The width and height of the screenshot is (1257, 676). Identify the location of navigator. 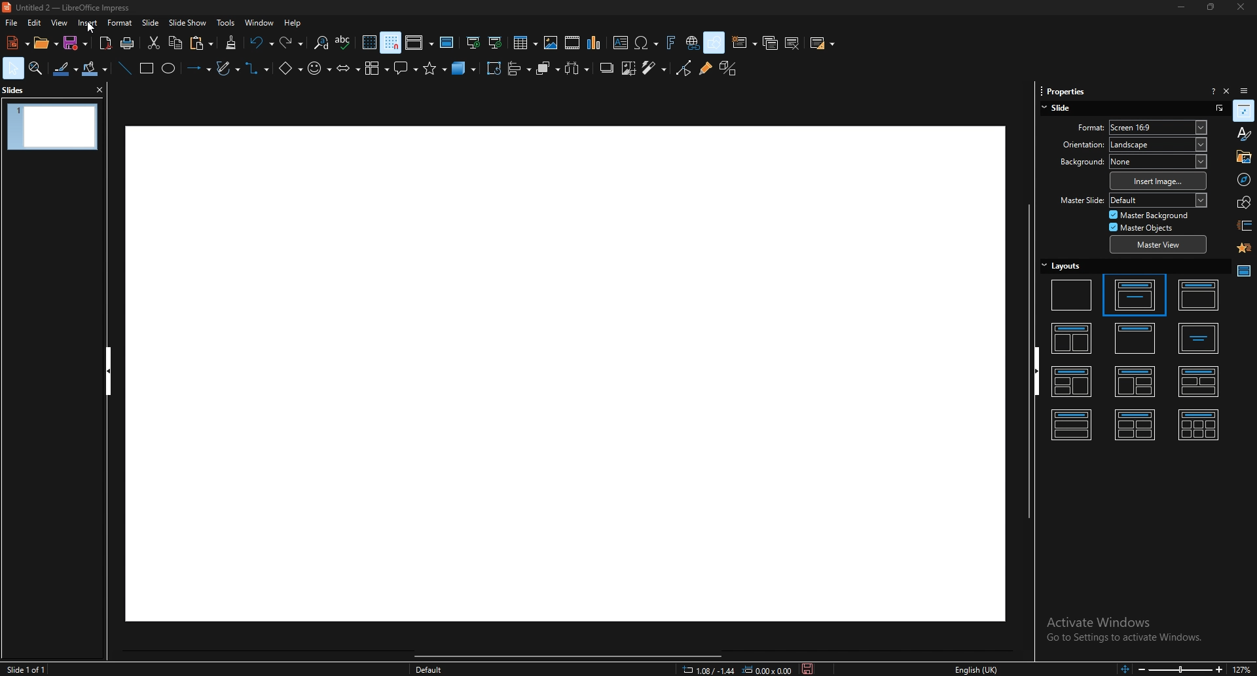
(1243, 179).